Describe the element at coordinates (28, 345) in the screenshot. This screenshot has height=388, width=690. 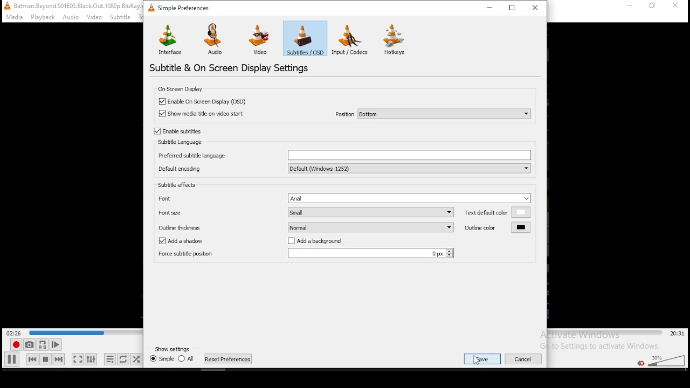
I see `take a snapshot` at that location.